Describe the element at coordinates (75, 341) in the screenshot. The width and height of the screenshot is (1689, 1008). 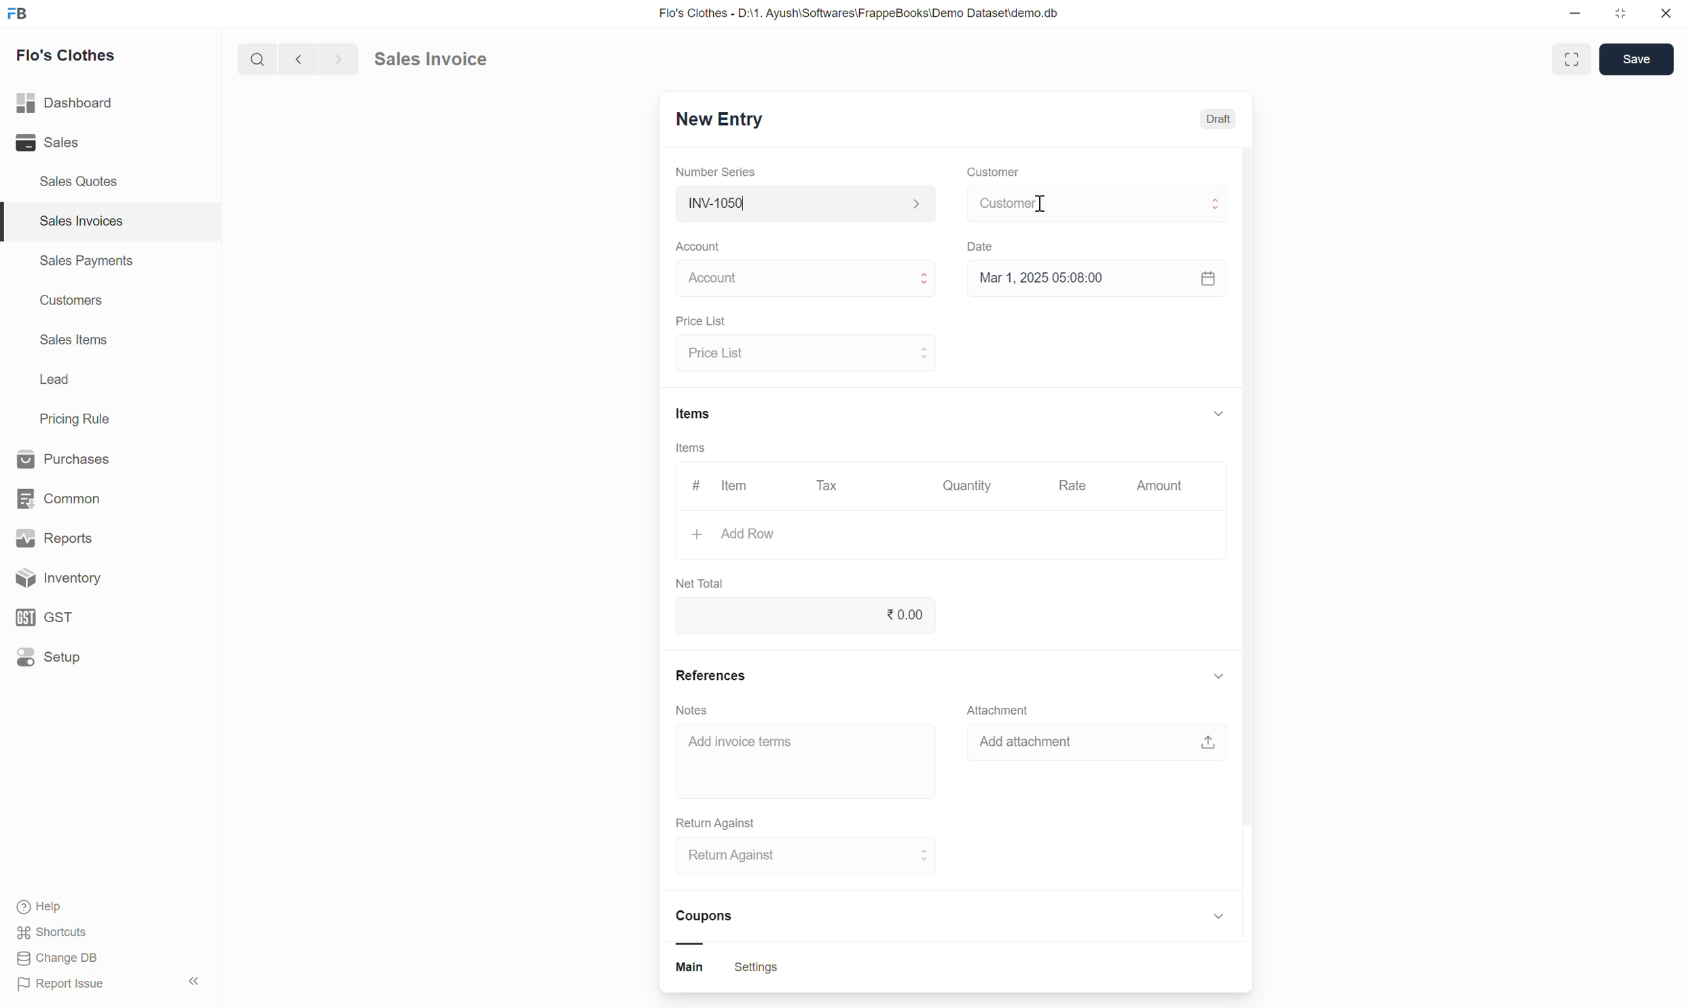
I see `Sales Items` at that location.